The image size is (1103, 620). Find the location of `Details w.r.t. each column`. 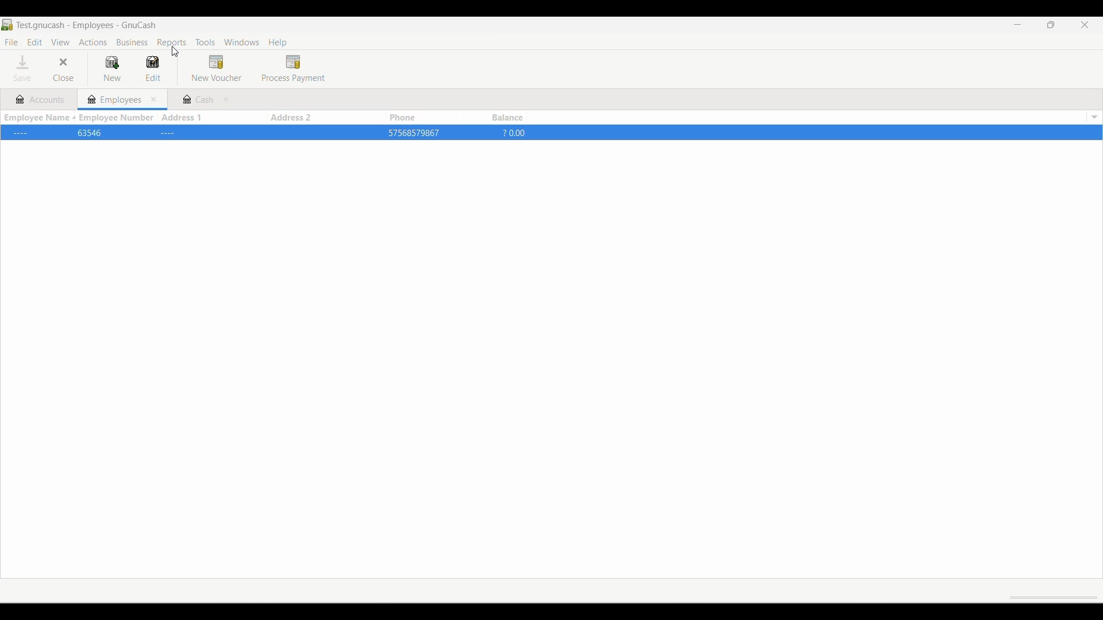

Details w.r.t. each column is located at coordinates (268, 133).